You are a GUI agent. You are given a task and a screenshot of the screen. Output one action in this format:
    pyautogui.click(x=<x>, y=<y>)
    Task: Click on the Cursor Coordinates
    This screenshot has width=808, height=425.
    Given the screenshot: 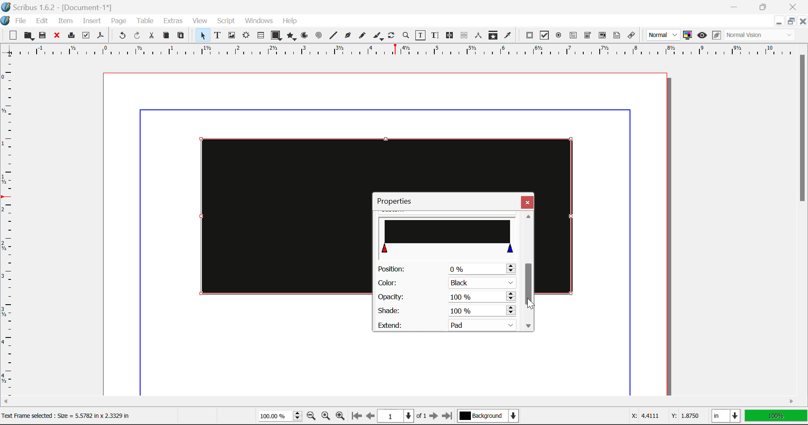 What is the action you would take?
    pyautogui.click(x=663, y=416)
    